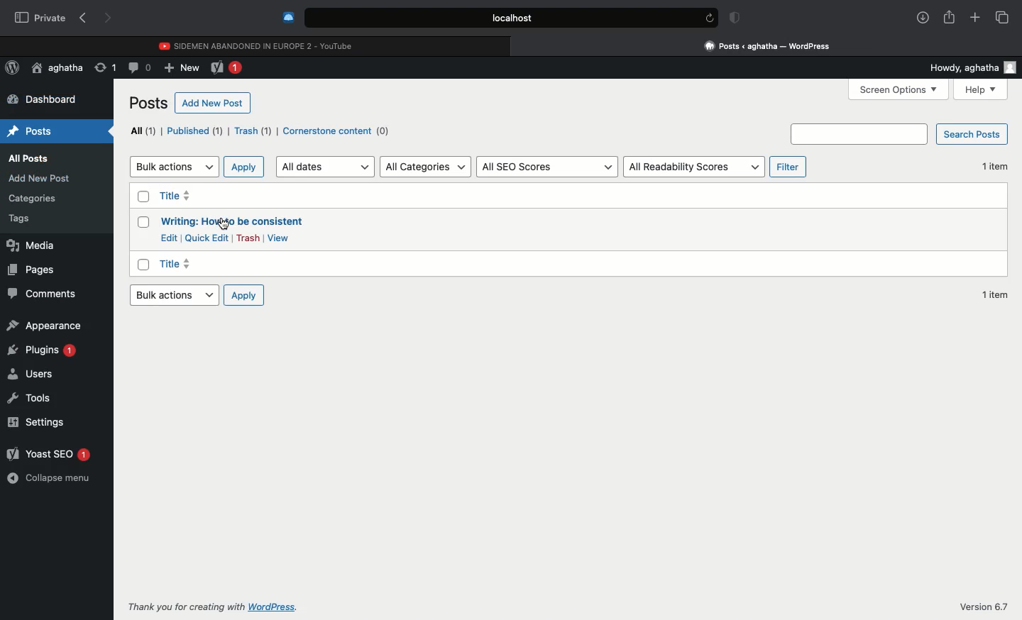 The height and width of the screenshot is (620, 1022). I want to click on Bulk actions, so click(171, 297).